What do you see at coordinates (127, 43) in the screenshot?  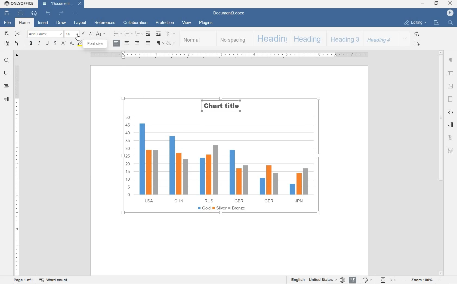 I see `CENTER ALIGN` at bounding box center [127, 43].